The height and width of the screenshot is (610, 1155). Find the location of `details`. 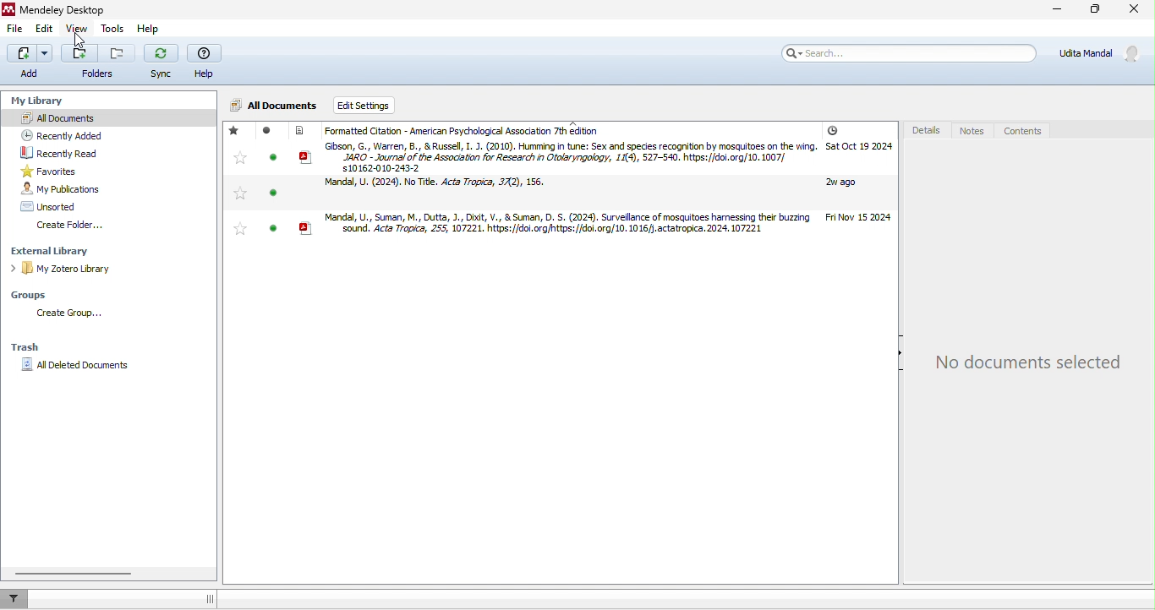

details is located at coordinates (924, 132).